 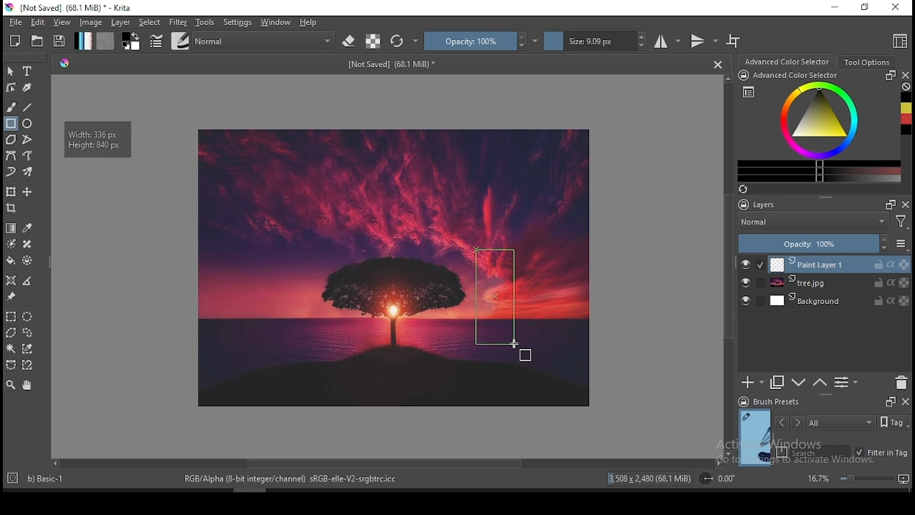 I want to click on filter, so click(x=178, y=21).